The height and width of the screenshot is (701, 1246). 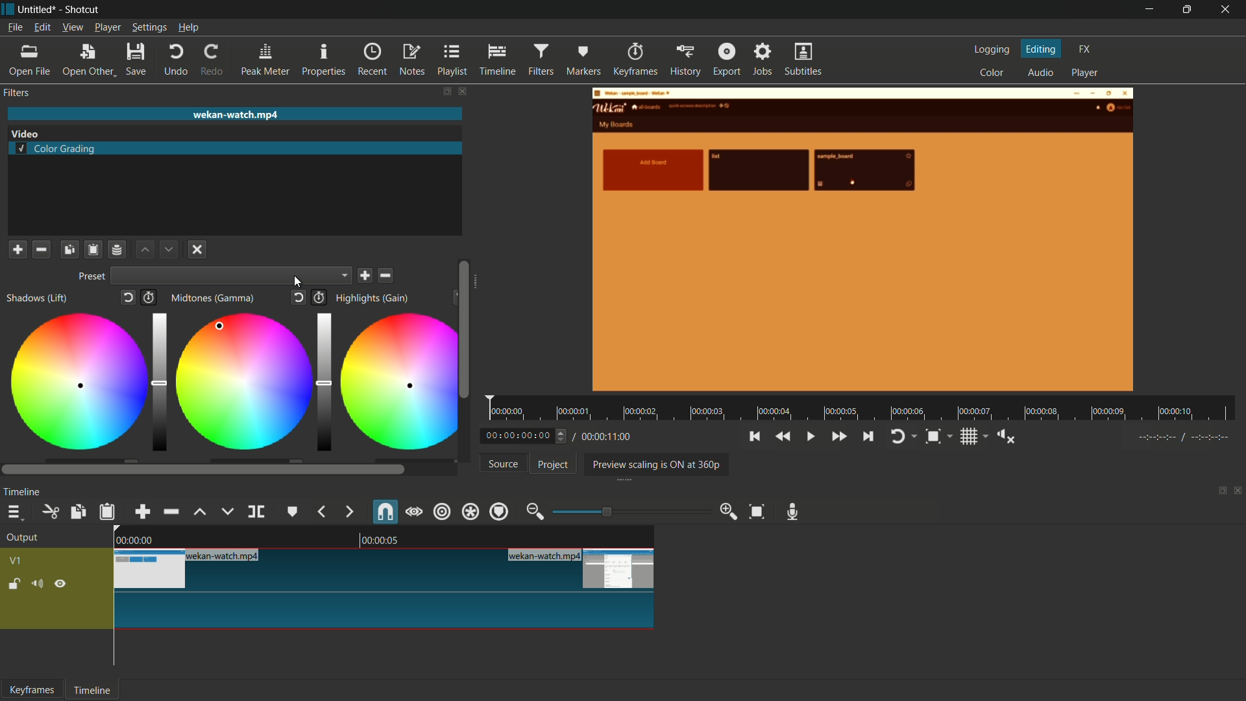 I want to click on view menu, so click(x=73, y=28).